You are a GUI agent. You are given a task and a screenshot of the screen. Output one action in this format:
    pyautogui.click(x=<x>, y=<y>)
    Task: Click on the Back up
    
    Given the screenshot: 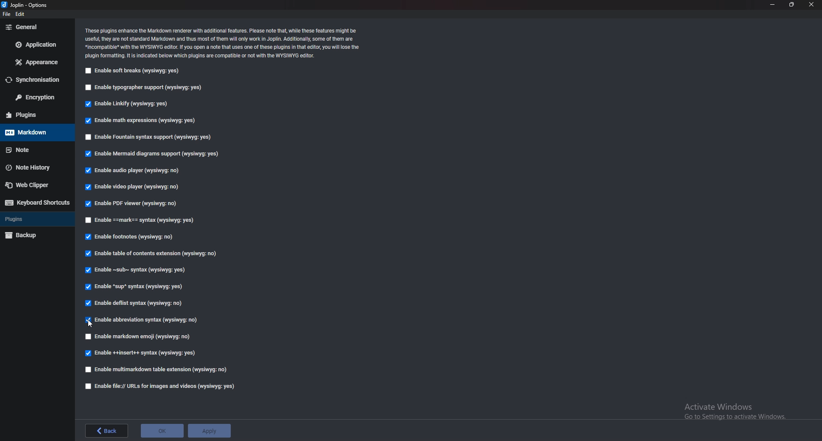 What is the action you would take?
    pyautogui.click(x=35, y=235)
    